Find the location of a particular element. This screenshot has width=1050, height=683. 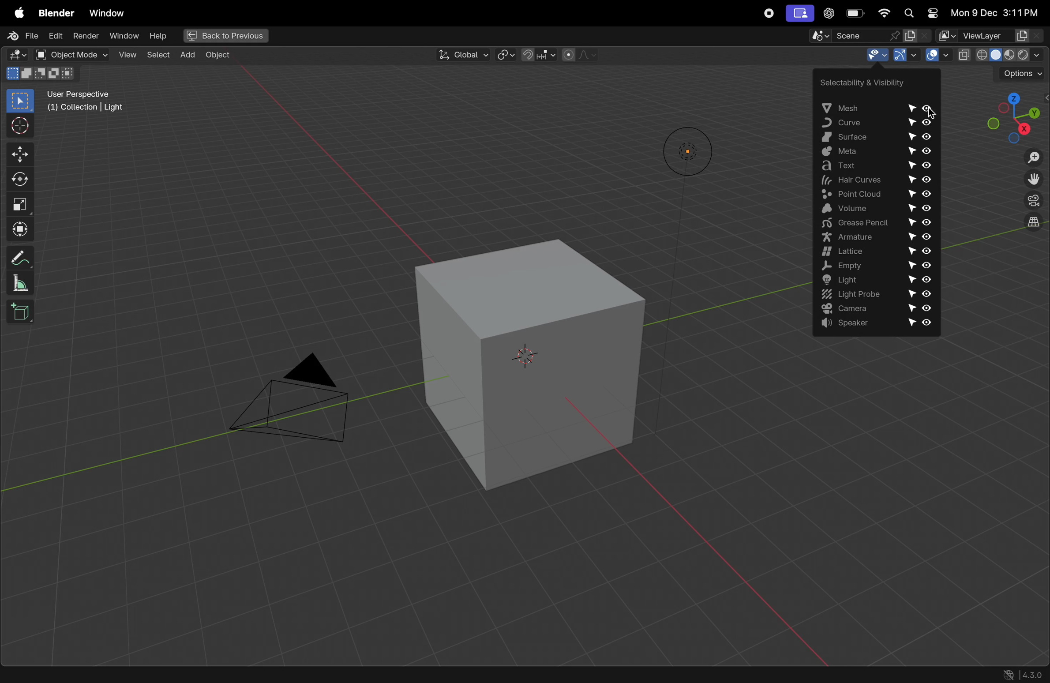

ametaure is located at coordinates (877, 237).